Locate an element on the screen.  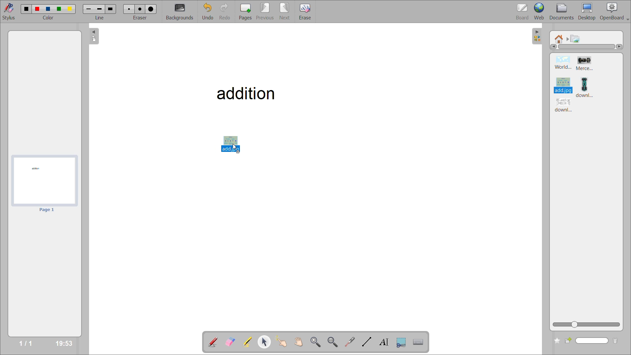
eraser 3 is located at coordinates (151, 9).